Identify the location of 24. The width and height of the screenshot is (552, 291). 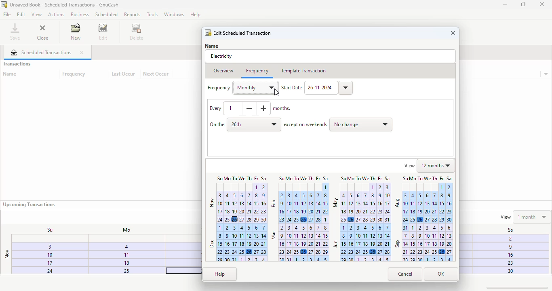
(42, 271).